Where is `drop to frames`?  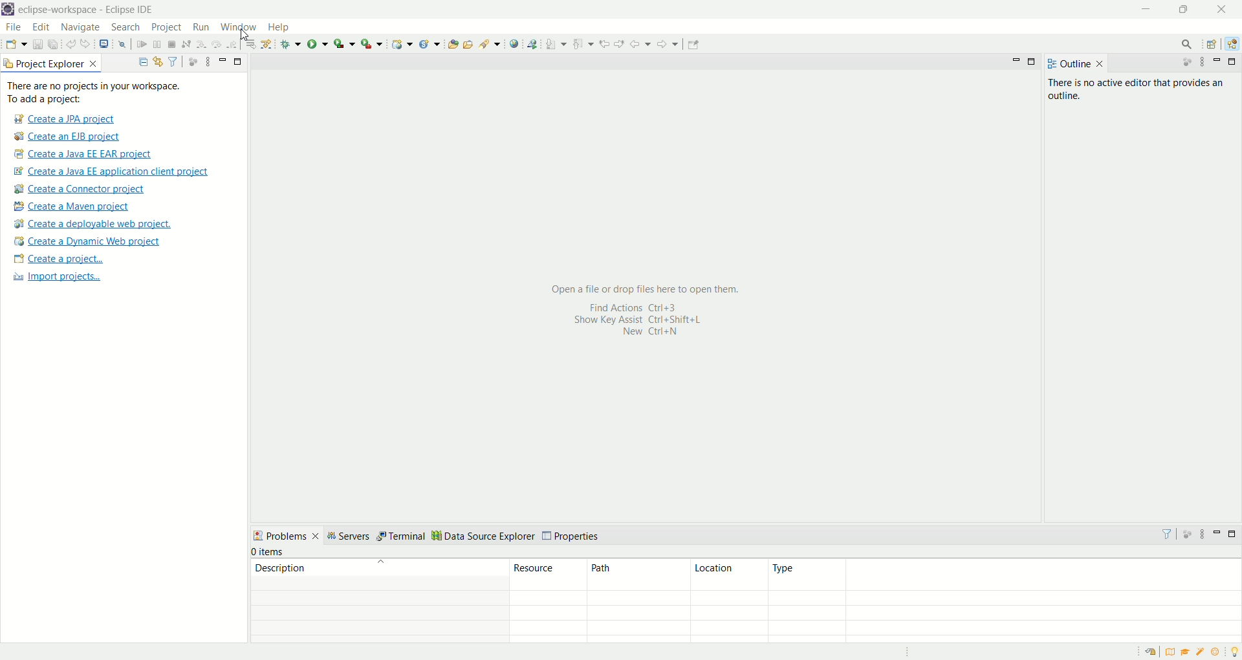 drop to frames is located at coordinates (252, 44).